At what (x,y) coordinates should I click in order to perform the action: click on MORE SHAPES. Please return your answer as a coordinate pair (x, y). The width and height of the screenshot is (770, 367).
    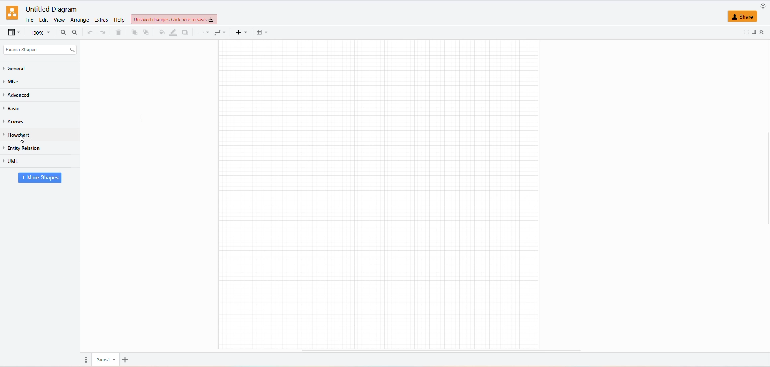
    Looking at the image, I should click on (40, 177).